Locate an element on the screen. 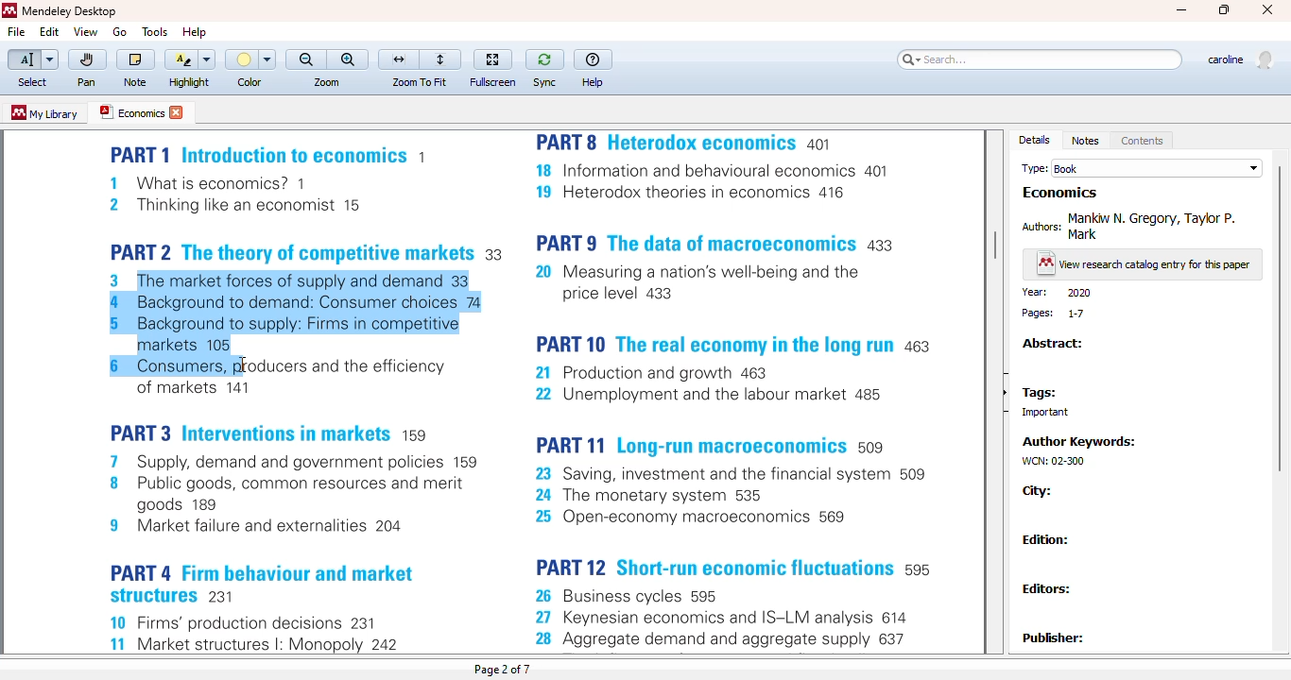 The height and width of the screenshot is (680, 1291). abstract:  is located at coordinates (1052, 344).